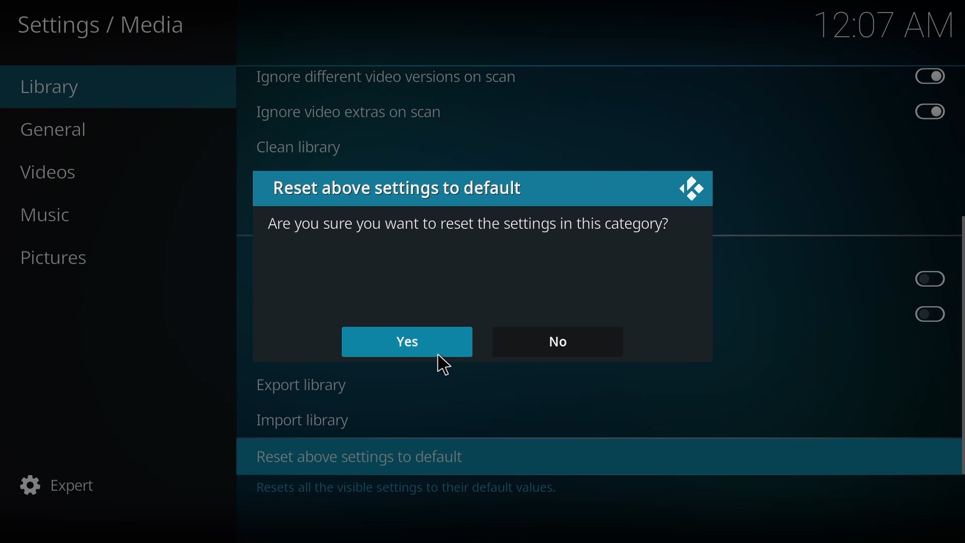 The width and height of the screenshot is (965, 543). I want to click on time, so click(885, 24).